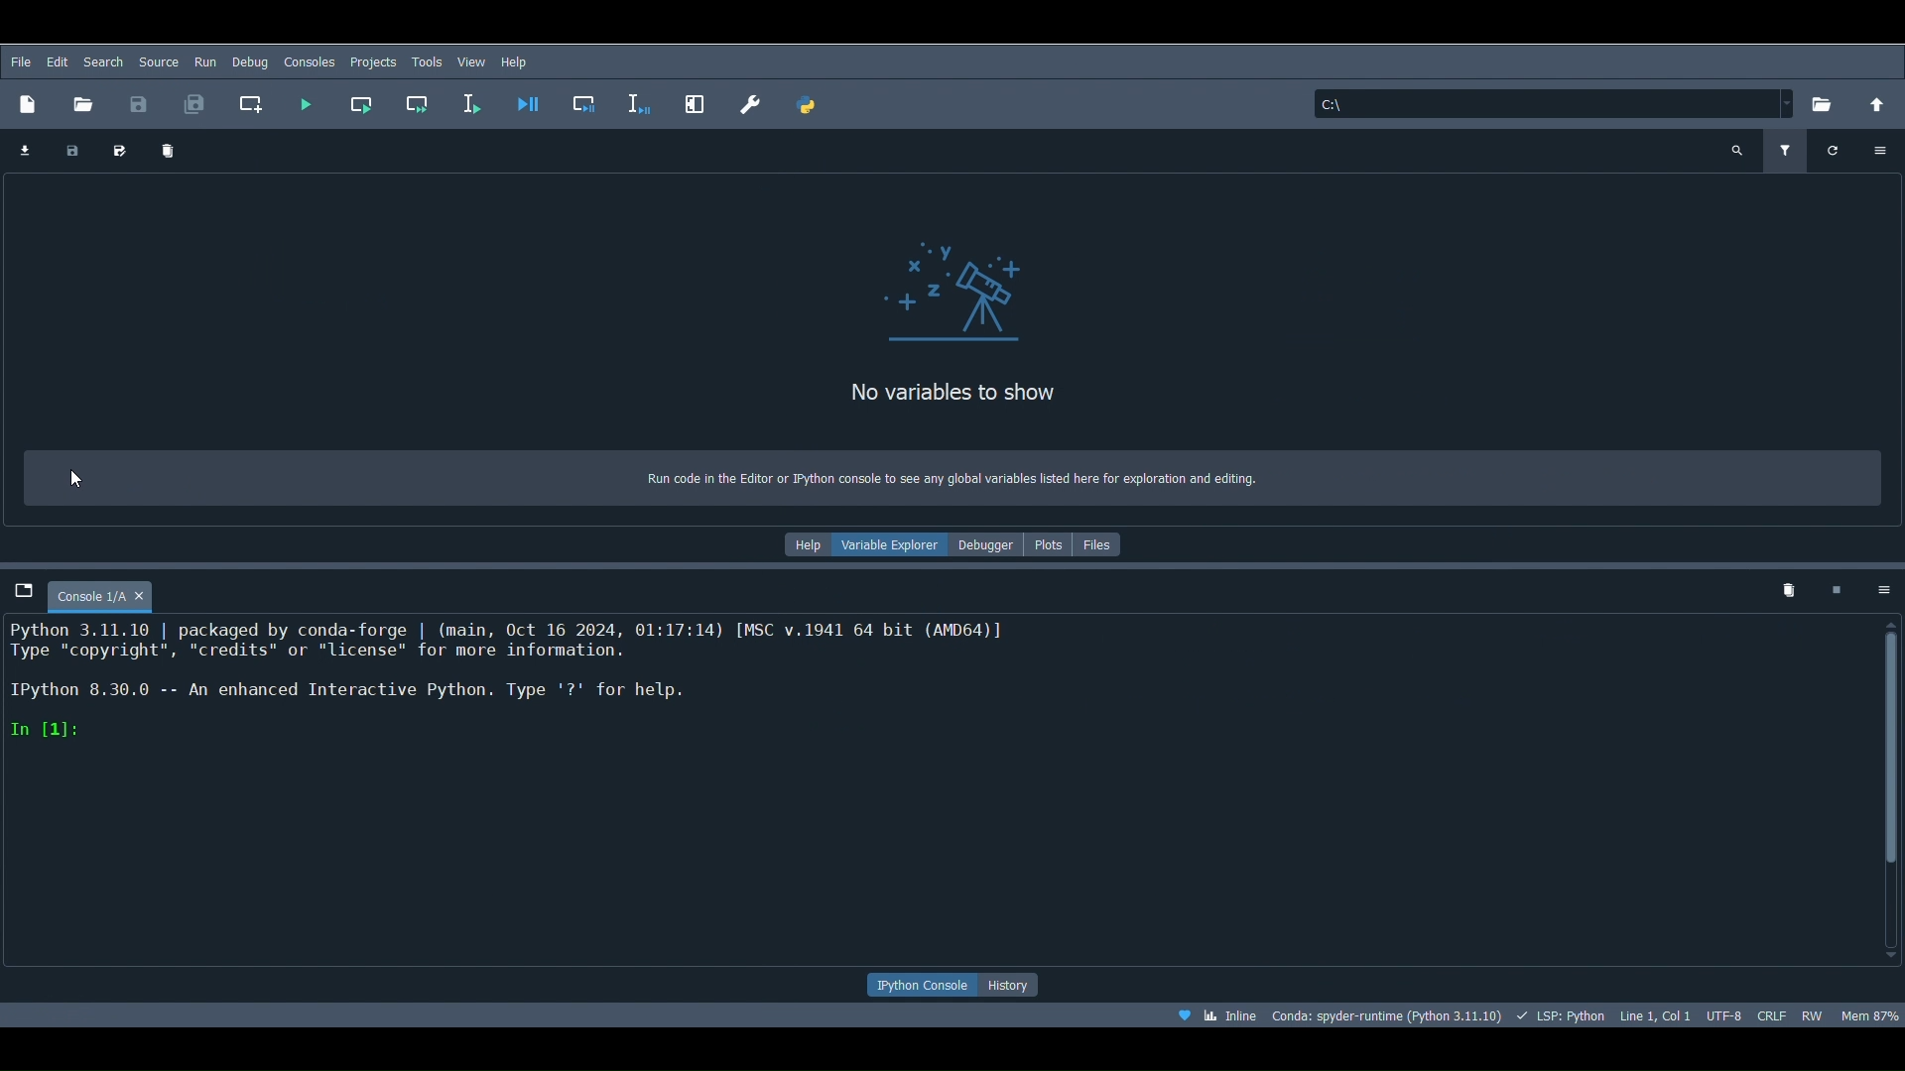 The width and height of the screenshot is (1905, 1071). What do you see at coordinates (24, 591) in the screenshot?
I see `Browse tabs` at bounding box center [24, 591].